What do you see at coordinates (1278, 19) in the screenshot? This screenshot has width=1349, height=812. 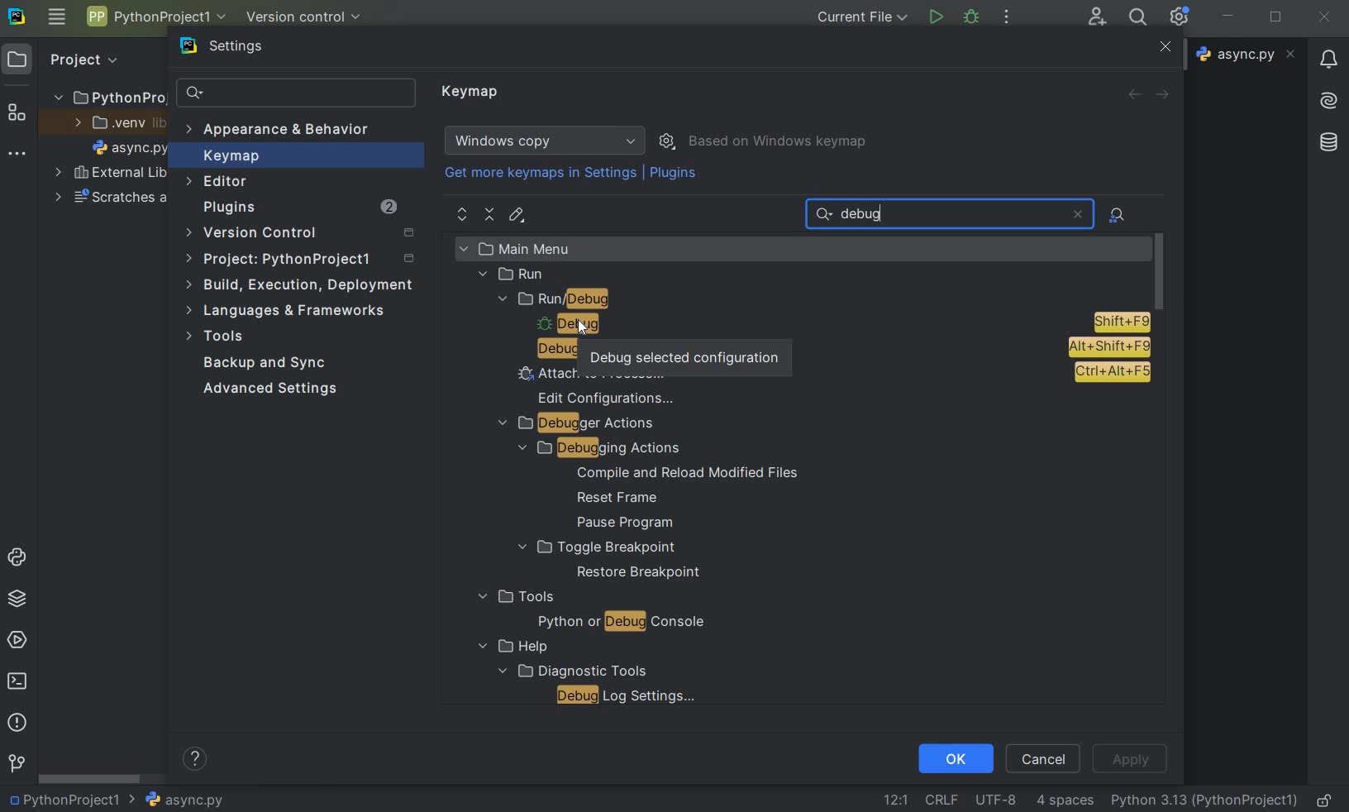 I see `restore down` at bounding box center [1278, 19].